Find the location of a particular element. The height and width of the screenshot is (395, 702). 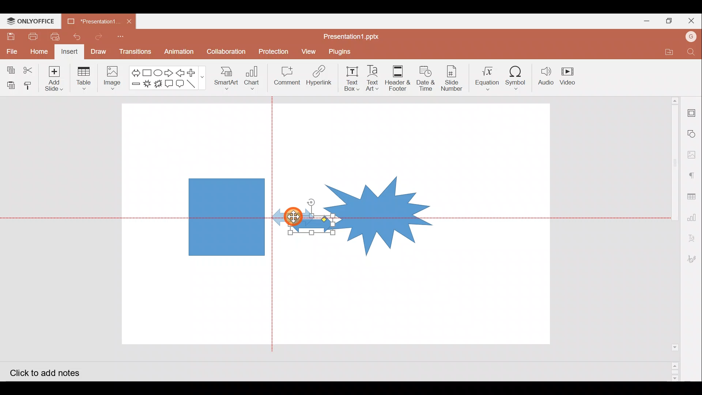

Paste is located at coordinates (10, 83).